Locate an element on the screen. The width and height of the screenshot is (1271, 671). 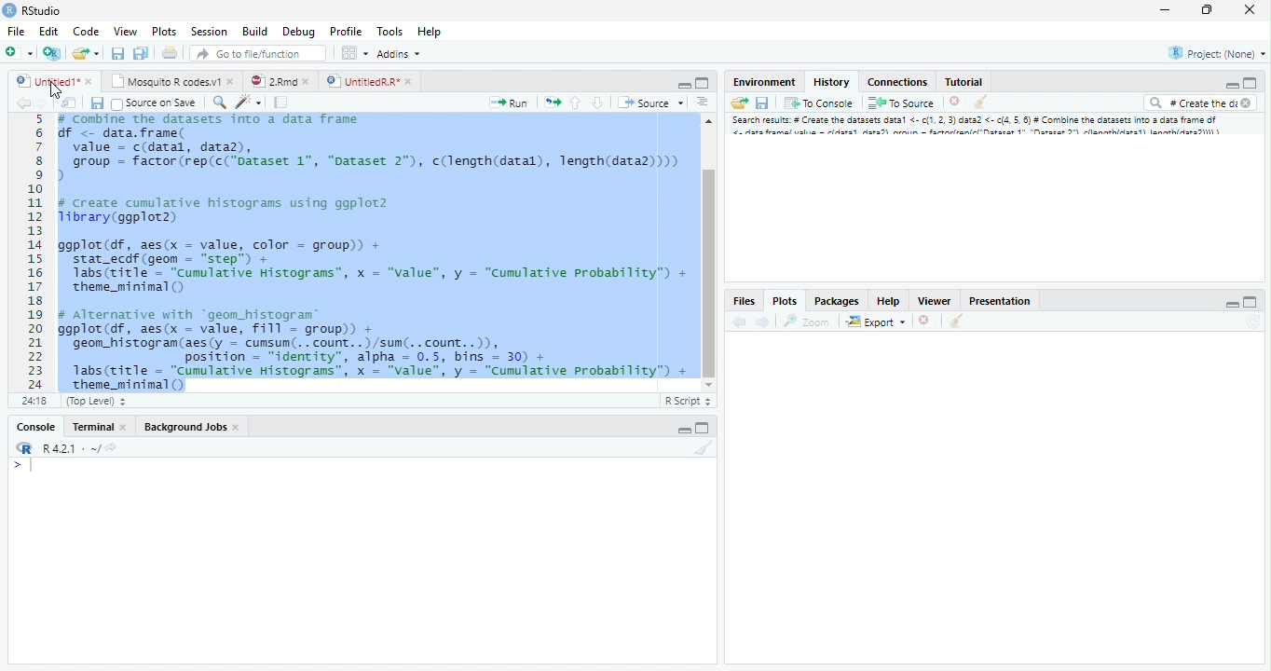
Minimize is located at coordinates (1231, 86).